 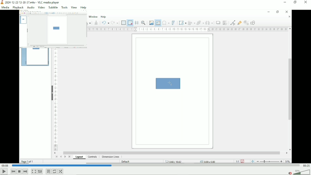 What do you see at coordinates (48, 171) in the screenshot?
I see `Toggle playlist` at bounding box center [48, 171].